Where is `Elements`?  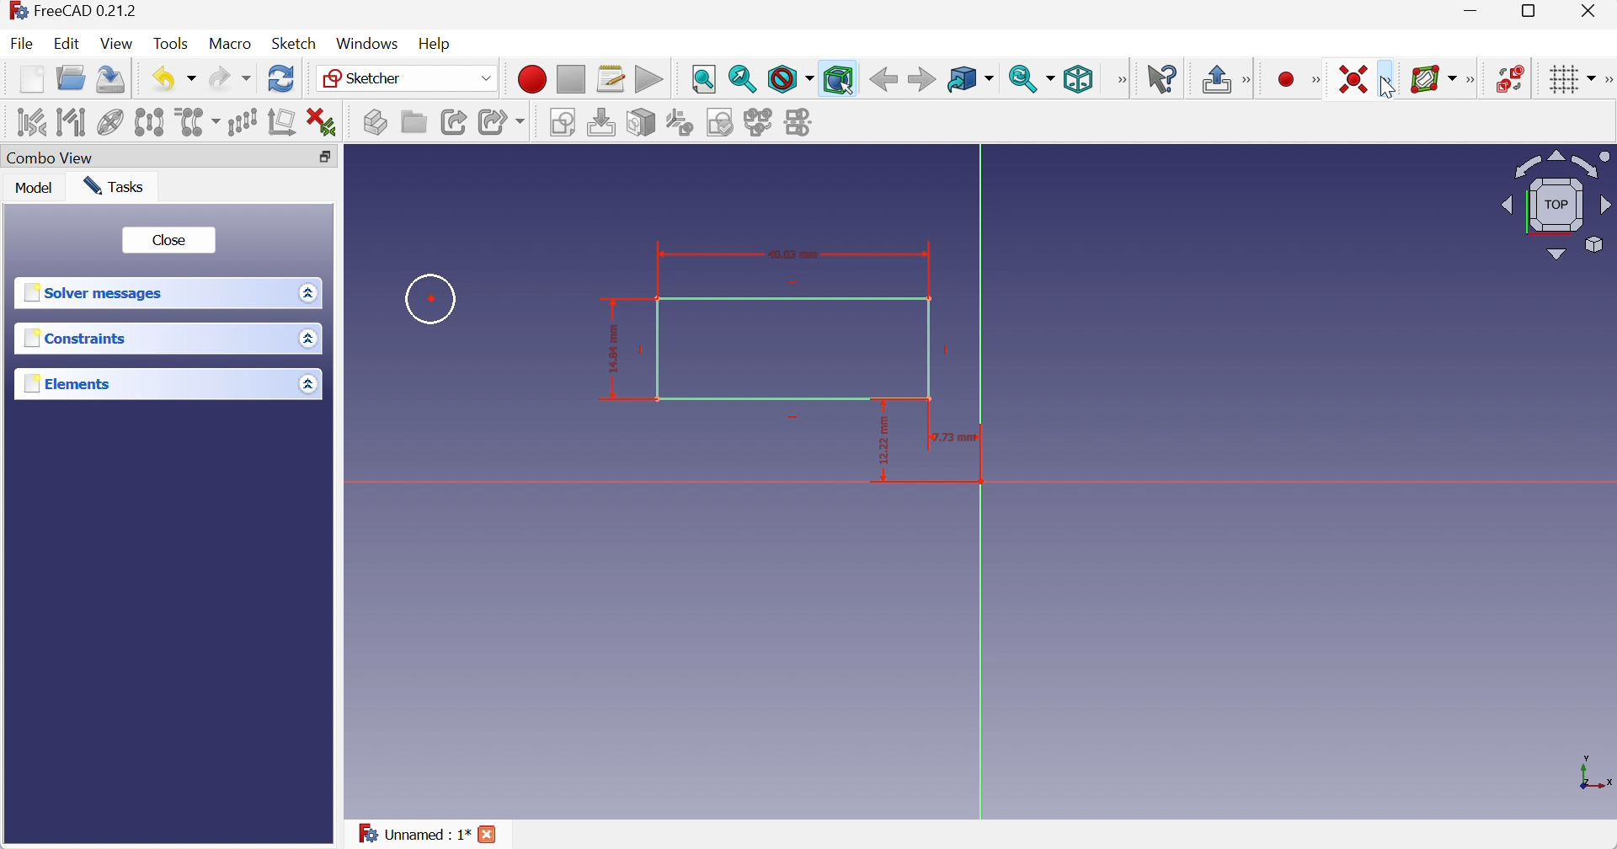
Elements is located at coordinates (73, 382).